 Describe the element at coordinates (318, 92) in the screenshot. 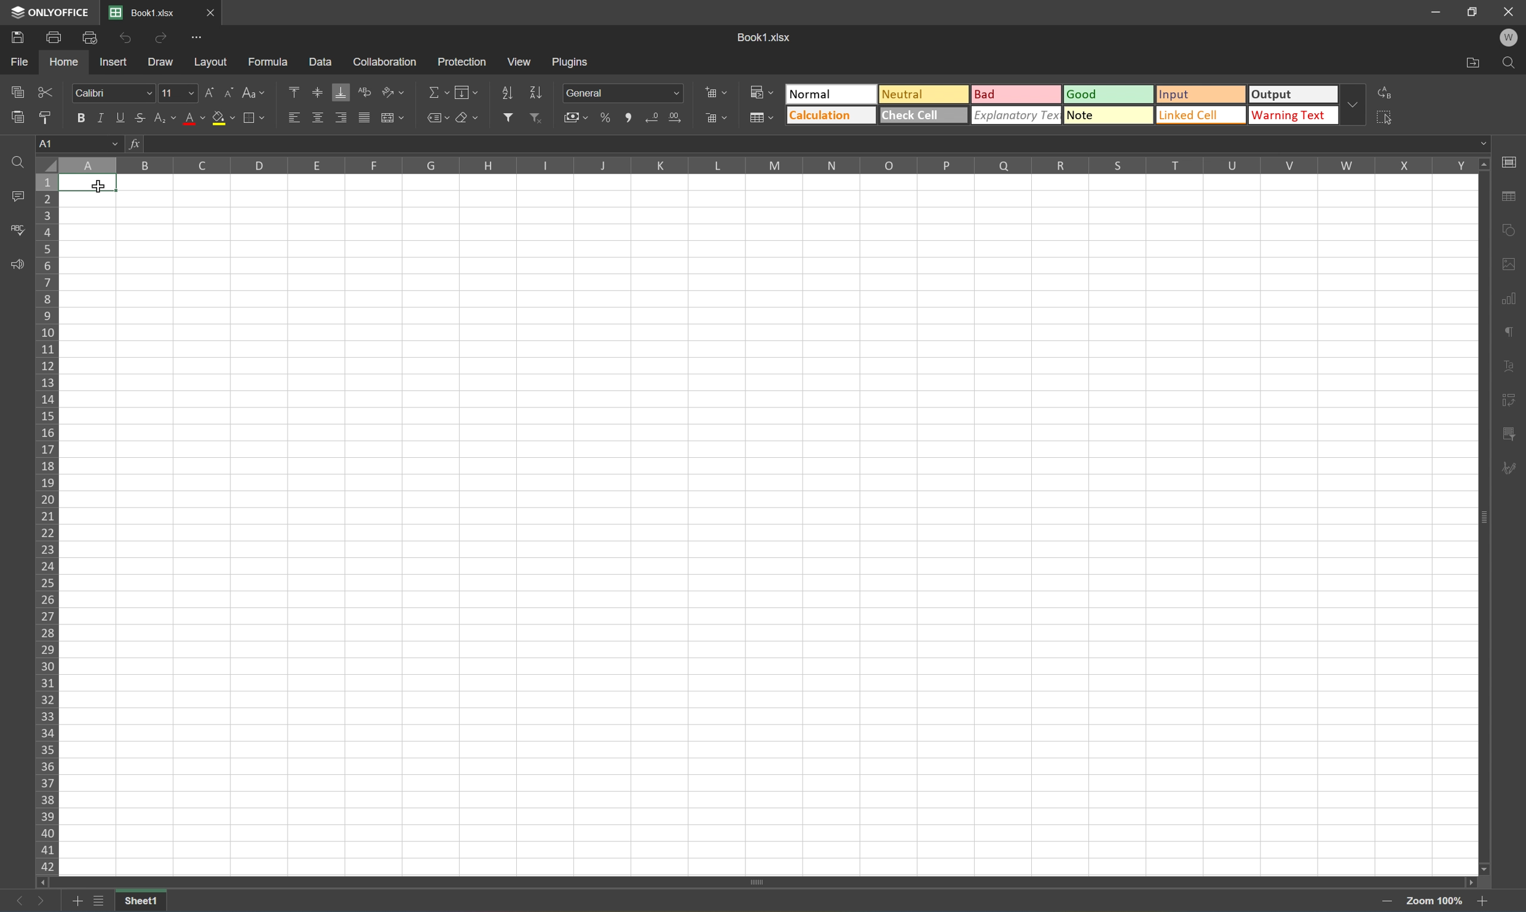

I see `Align middle` at that location.